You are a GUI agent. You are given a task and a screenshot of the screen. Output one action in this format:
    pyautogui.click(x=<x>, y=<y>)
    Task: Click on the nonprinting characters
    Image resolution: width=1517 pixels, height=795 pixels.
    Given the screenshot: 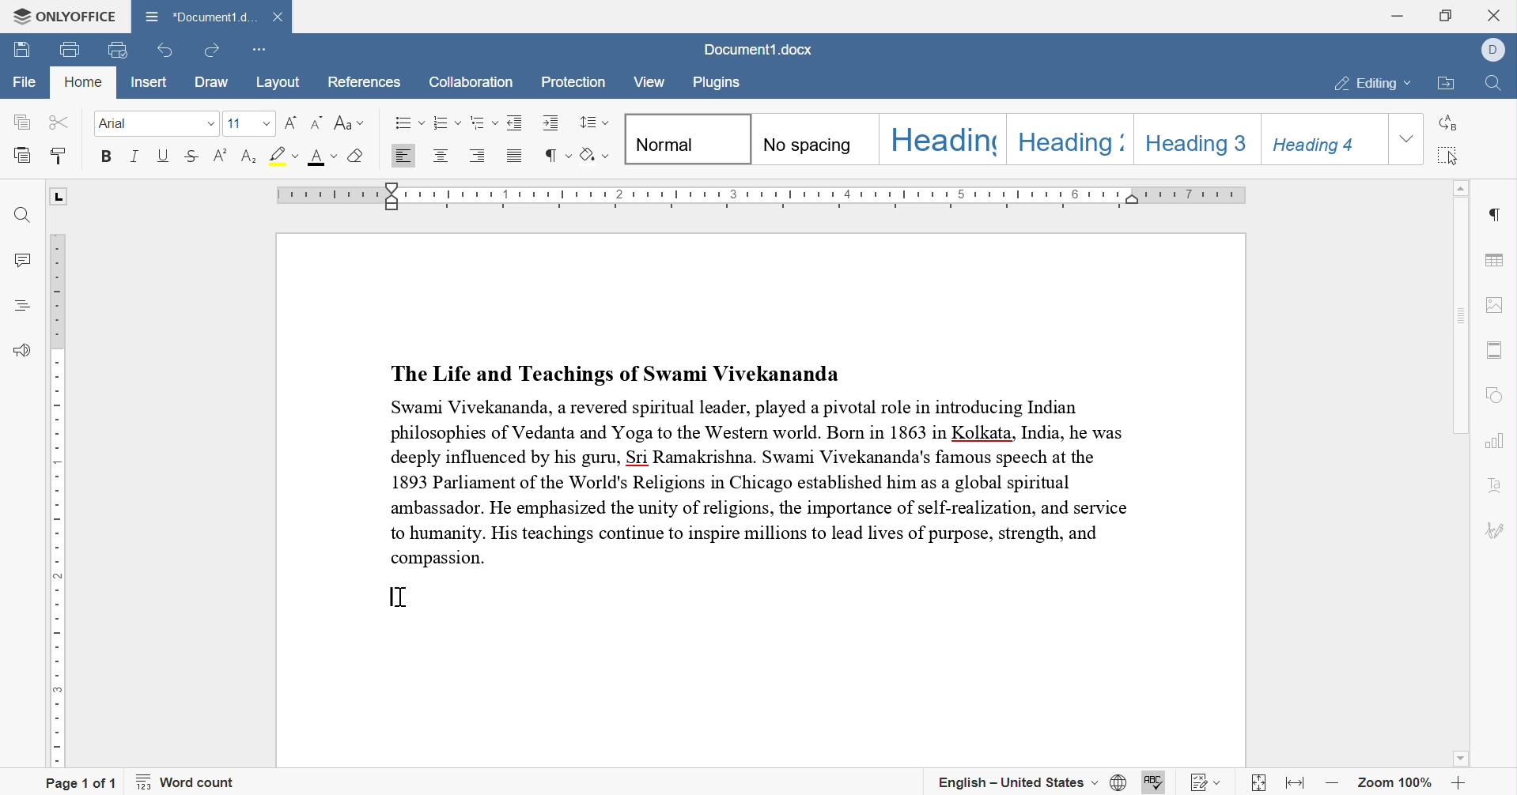 What is the action you would take?
    pyautogui.click(x=555, y=156)
    